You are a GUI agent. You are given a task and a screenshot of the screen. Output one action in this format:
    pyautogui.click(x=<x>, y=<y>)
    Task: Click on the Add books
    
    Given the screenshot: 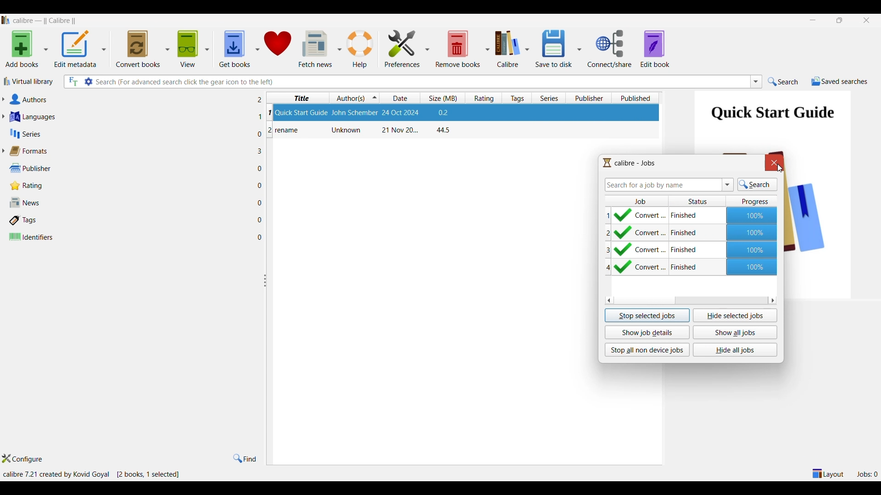 What is the action you would take?
    pyautogui.click(x=22, y=49)
    